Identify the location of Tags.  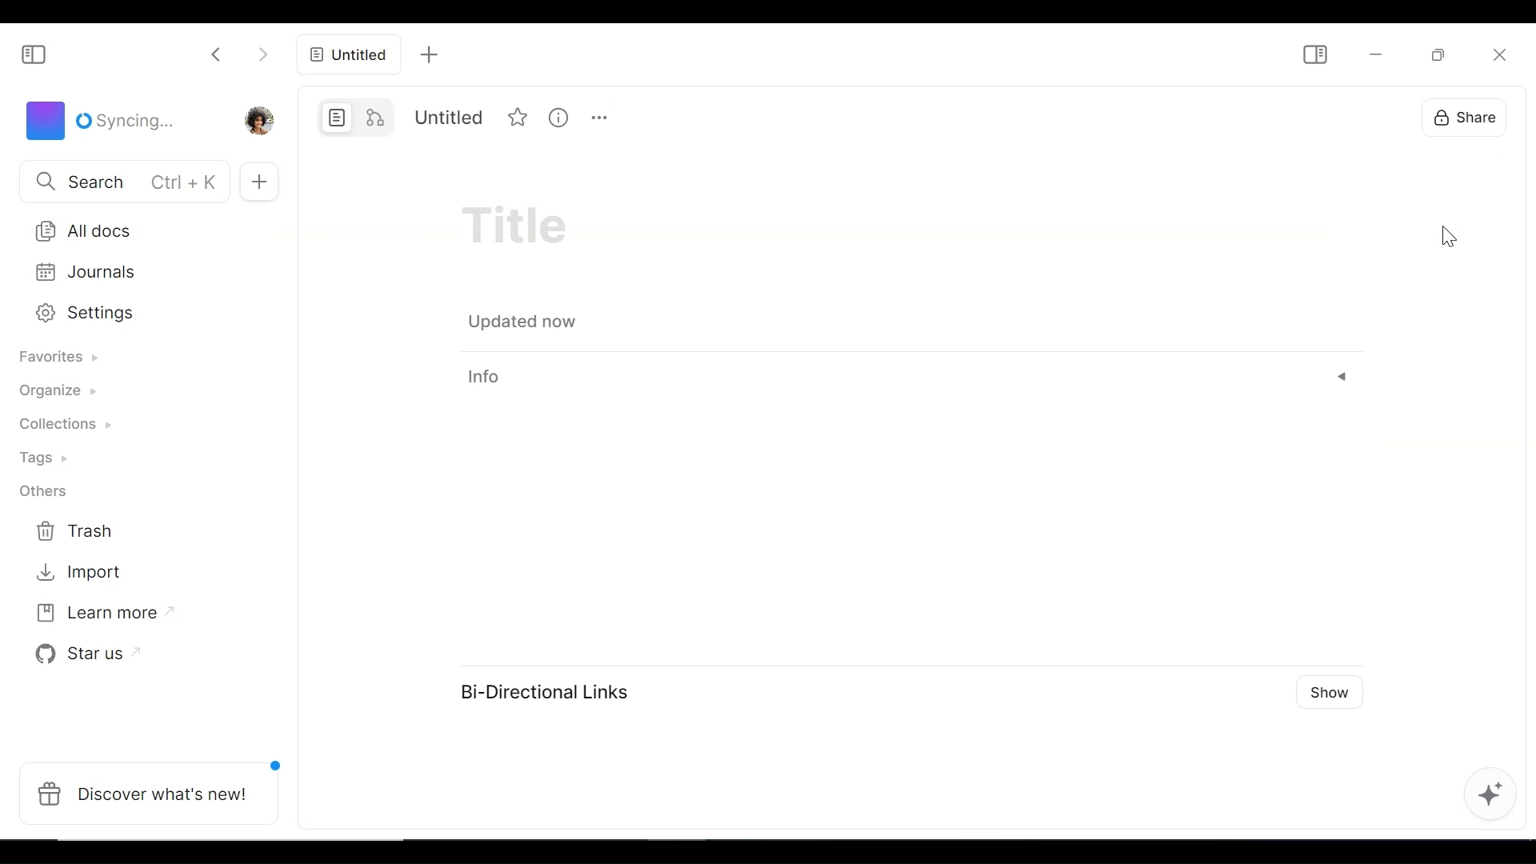
(52, 460).